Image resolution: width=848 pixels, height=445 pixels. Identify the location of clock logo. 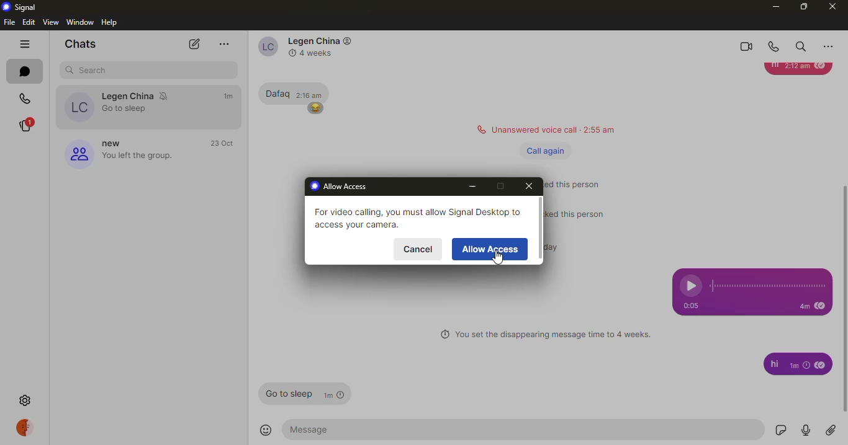
(441, 335).